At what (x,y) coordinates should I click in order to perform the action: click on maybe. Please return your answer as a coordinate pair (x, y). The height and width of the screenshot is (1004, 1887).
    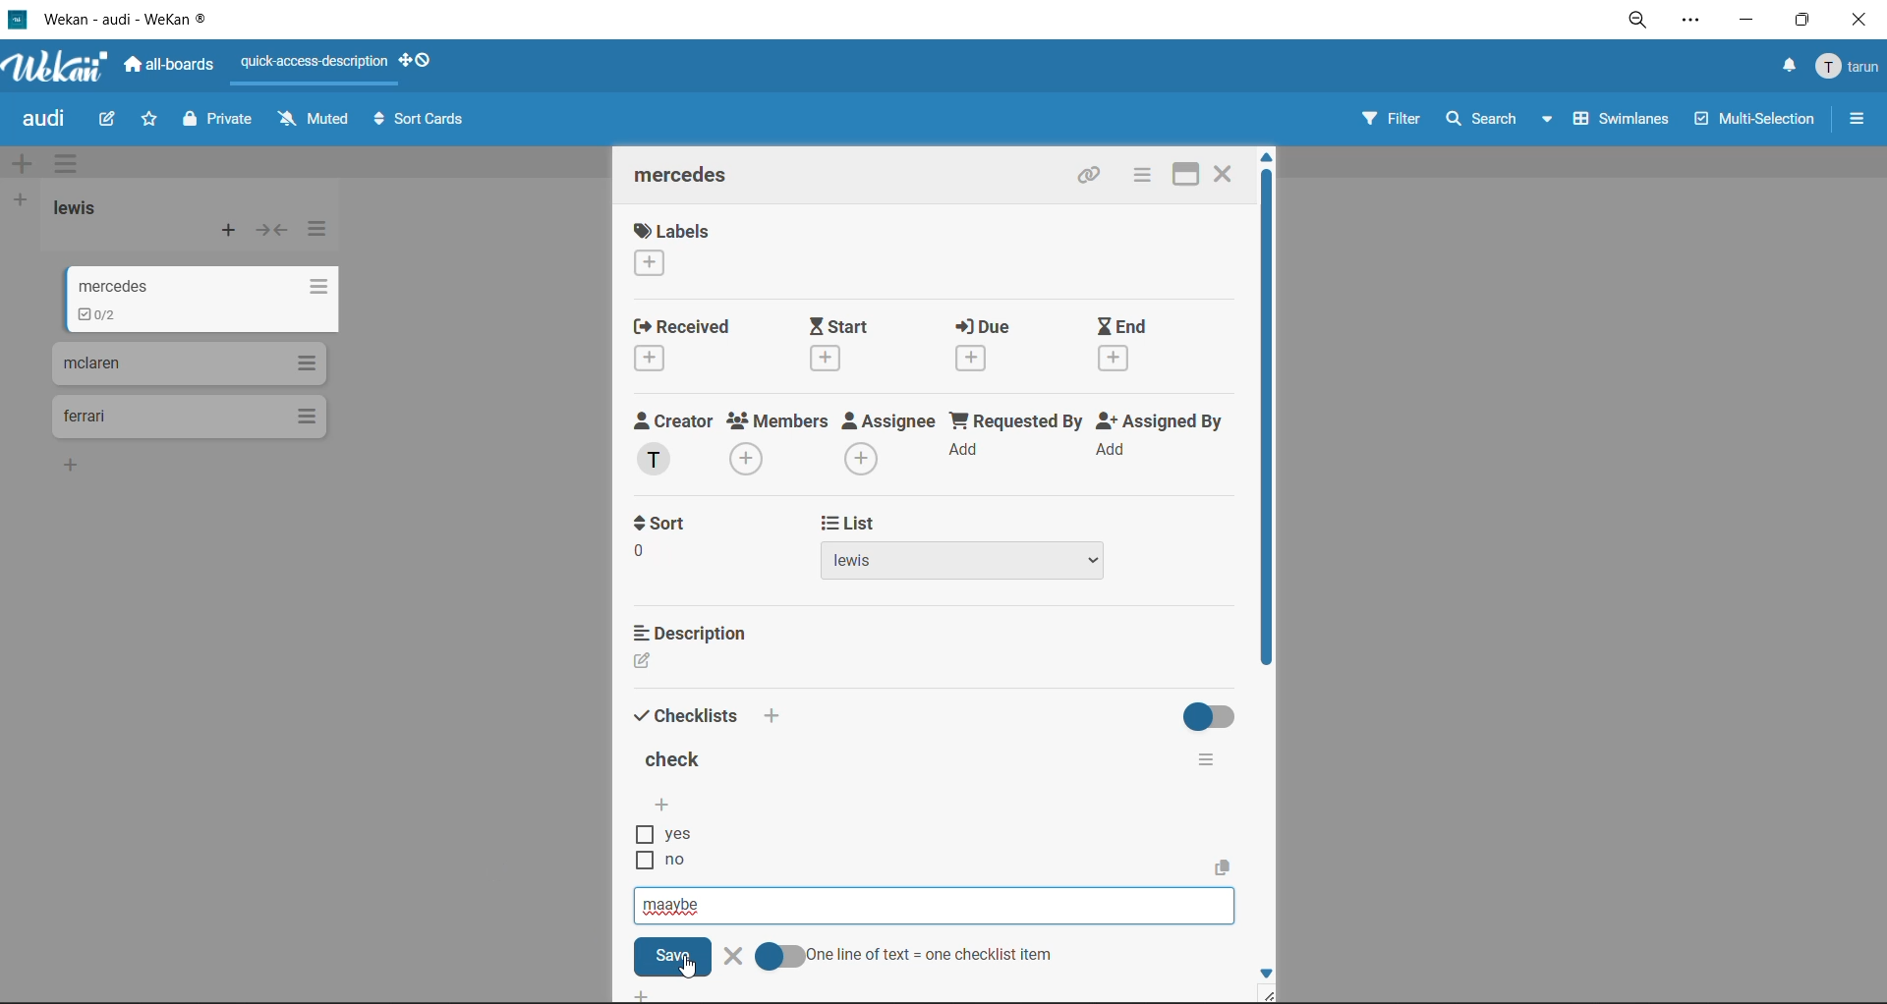
    Looking at the image, I should click on (934, 907).